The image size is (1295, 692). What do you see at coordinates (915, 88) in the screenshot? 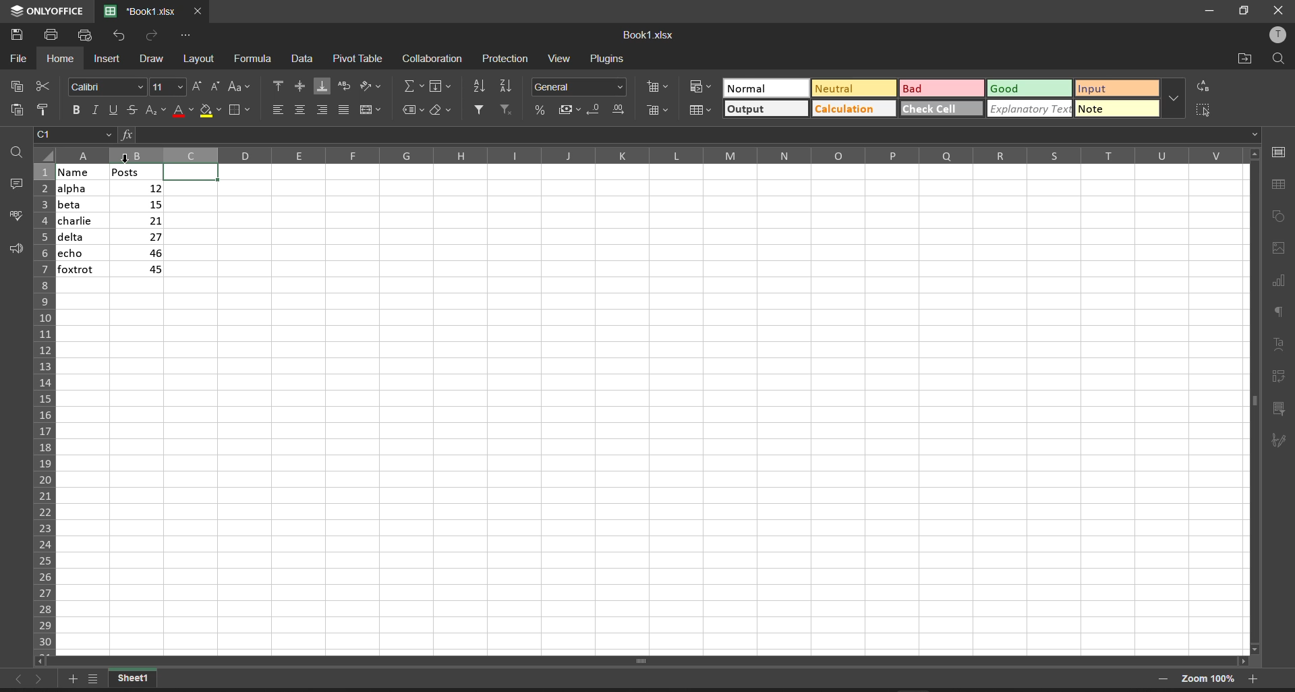
I see `Bad` at bounding box center [915, 88].